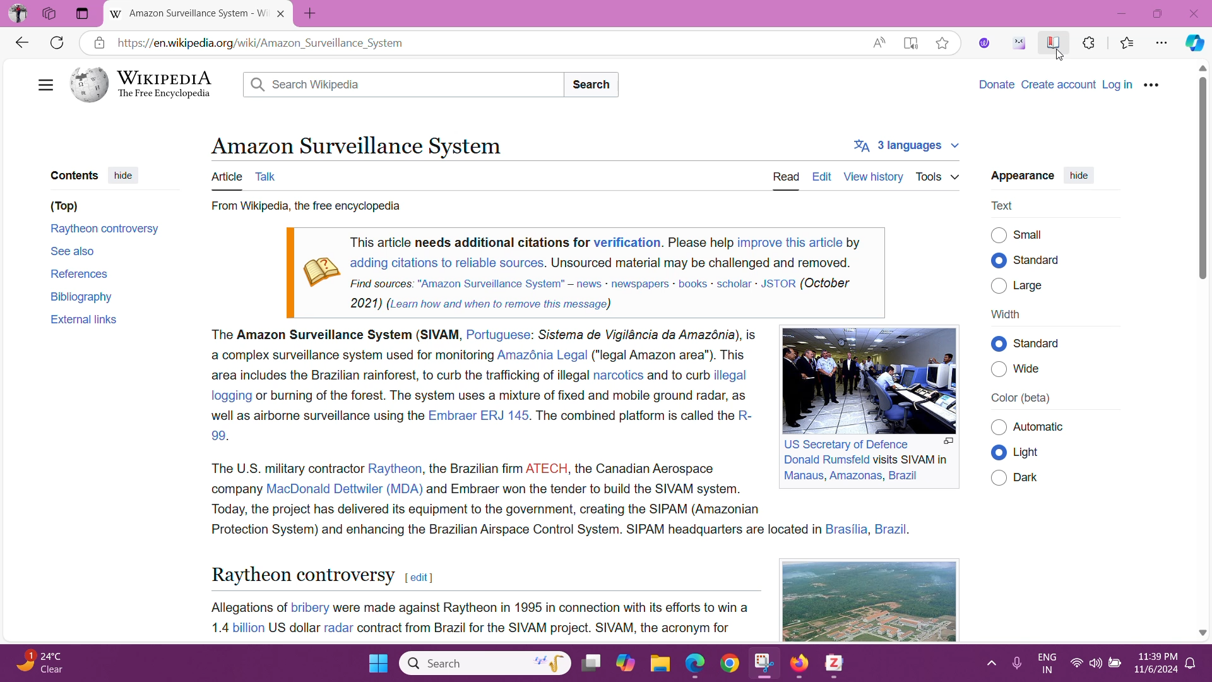 This screenshot has height=682, width=1212. Describe the element at coordinates (732, 375) in the screenshot. I see `illegal` at that location.